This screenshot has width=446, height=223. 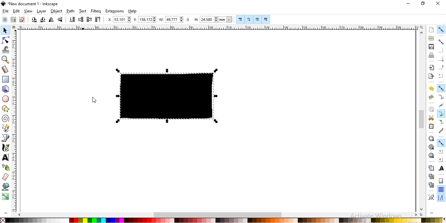 What do you see at coordinates (173, 97) in the screenshot?
I see `image` at bounding box center [173, 97].